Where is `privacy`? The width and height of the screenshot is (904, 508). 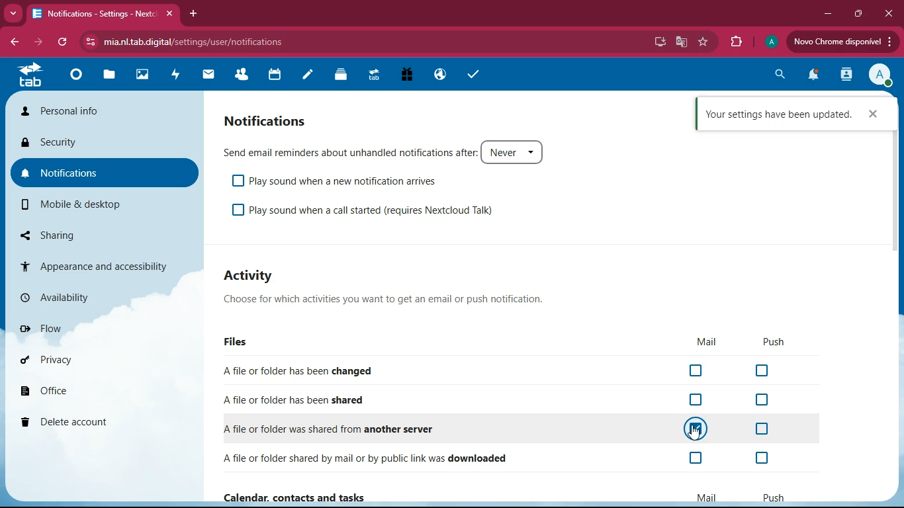 privacy is located at coordinates (83, 363).